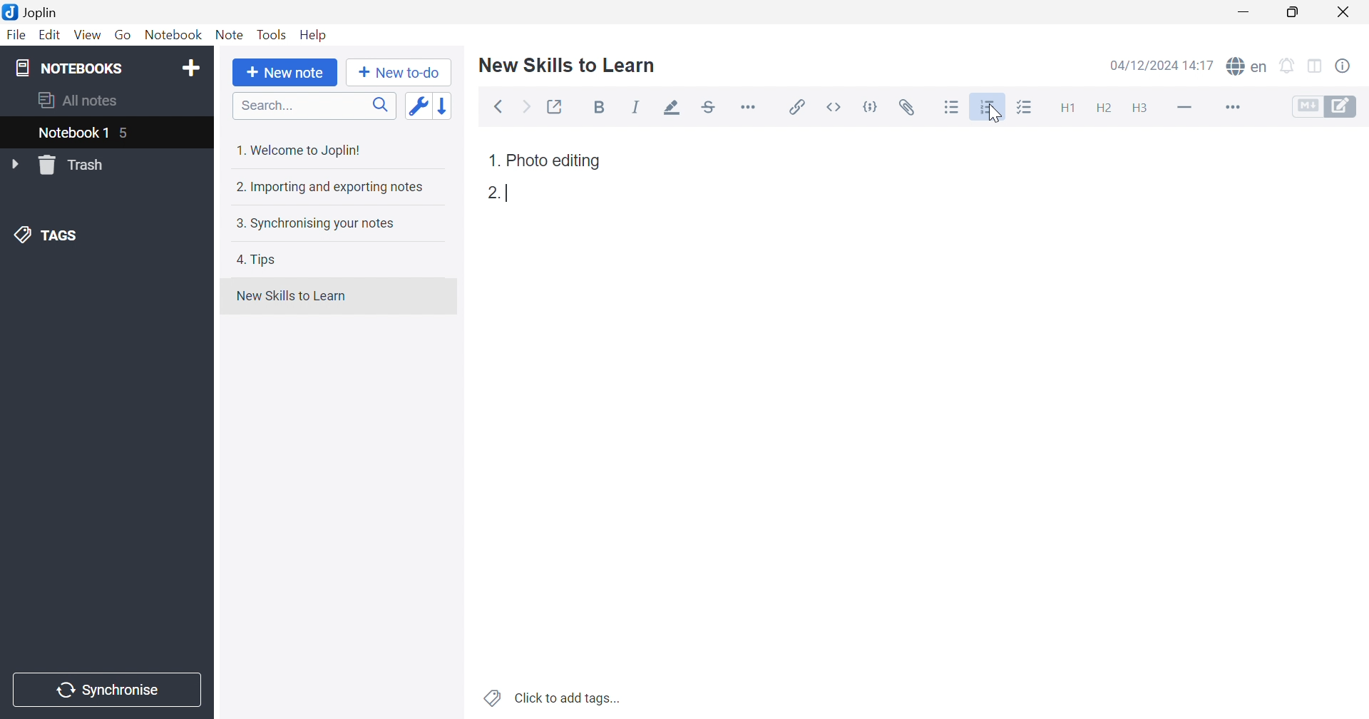 The image size is (1369, 719). I want to click on 04/12/2024, so click(1145, 67).